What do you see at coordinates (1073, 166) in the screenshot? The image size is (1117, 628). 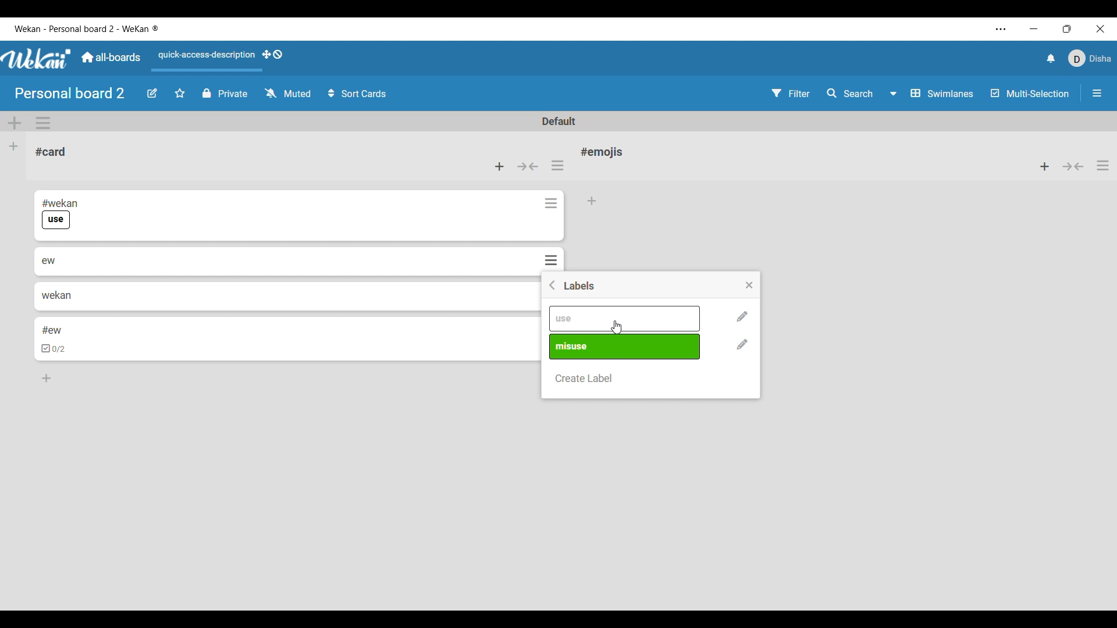 I see `Collapse` at bounding box center [1073, 166].